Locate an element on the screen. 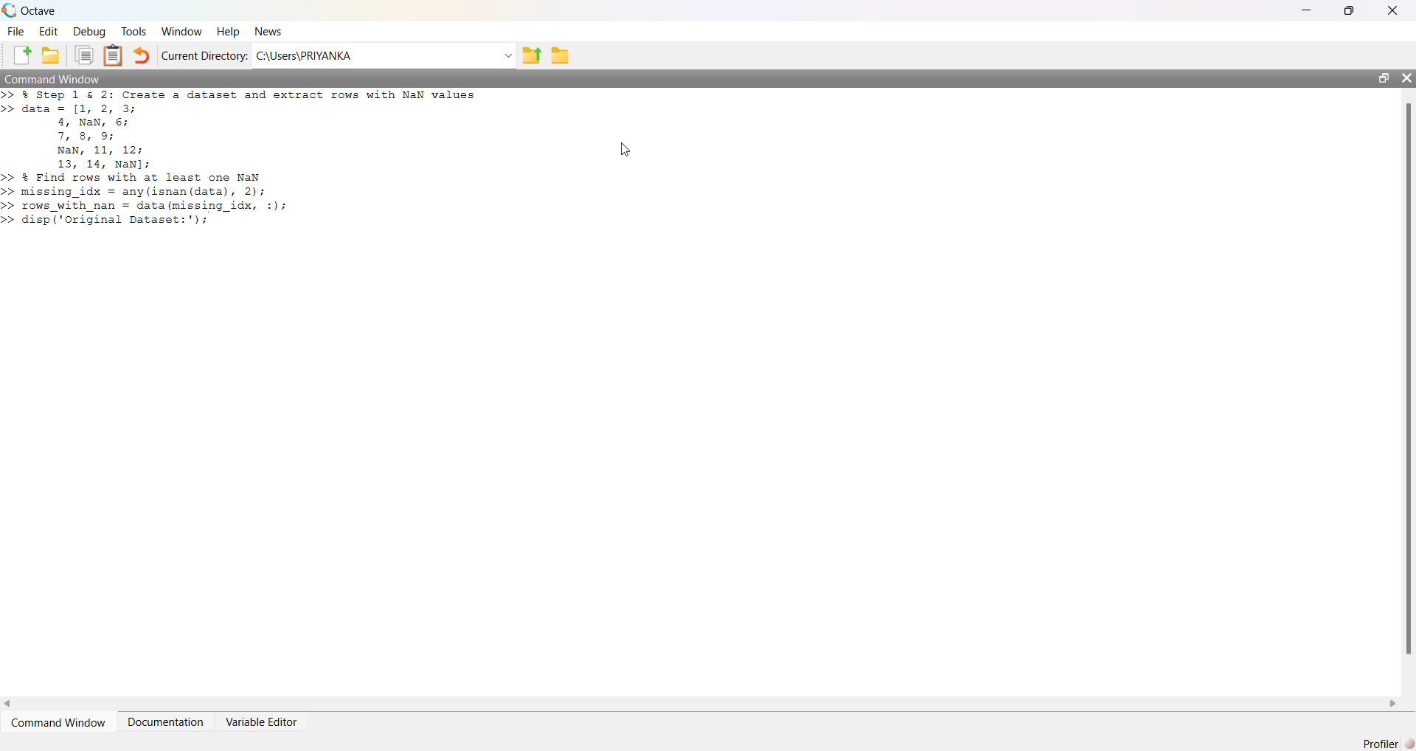 The image size is (1416, 751). maximize is located at coordinates (1350, 10).